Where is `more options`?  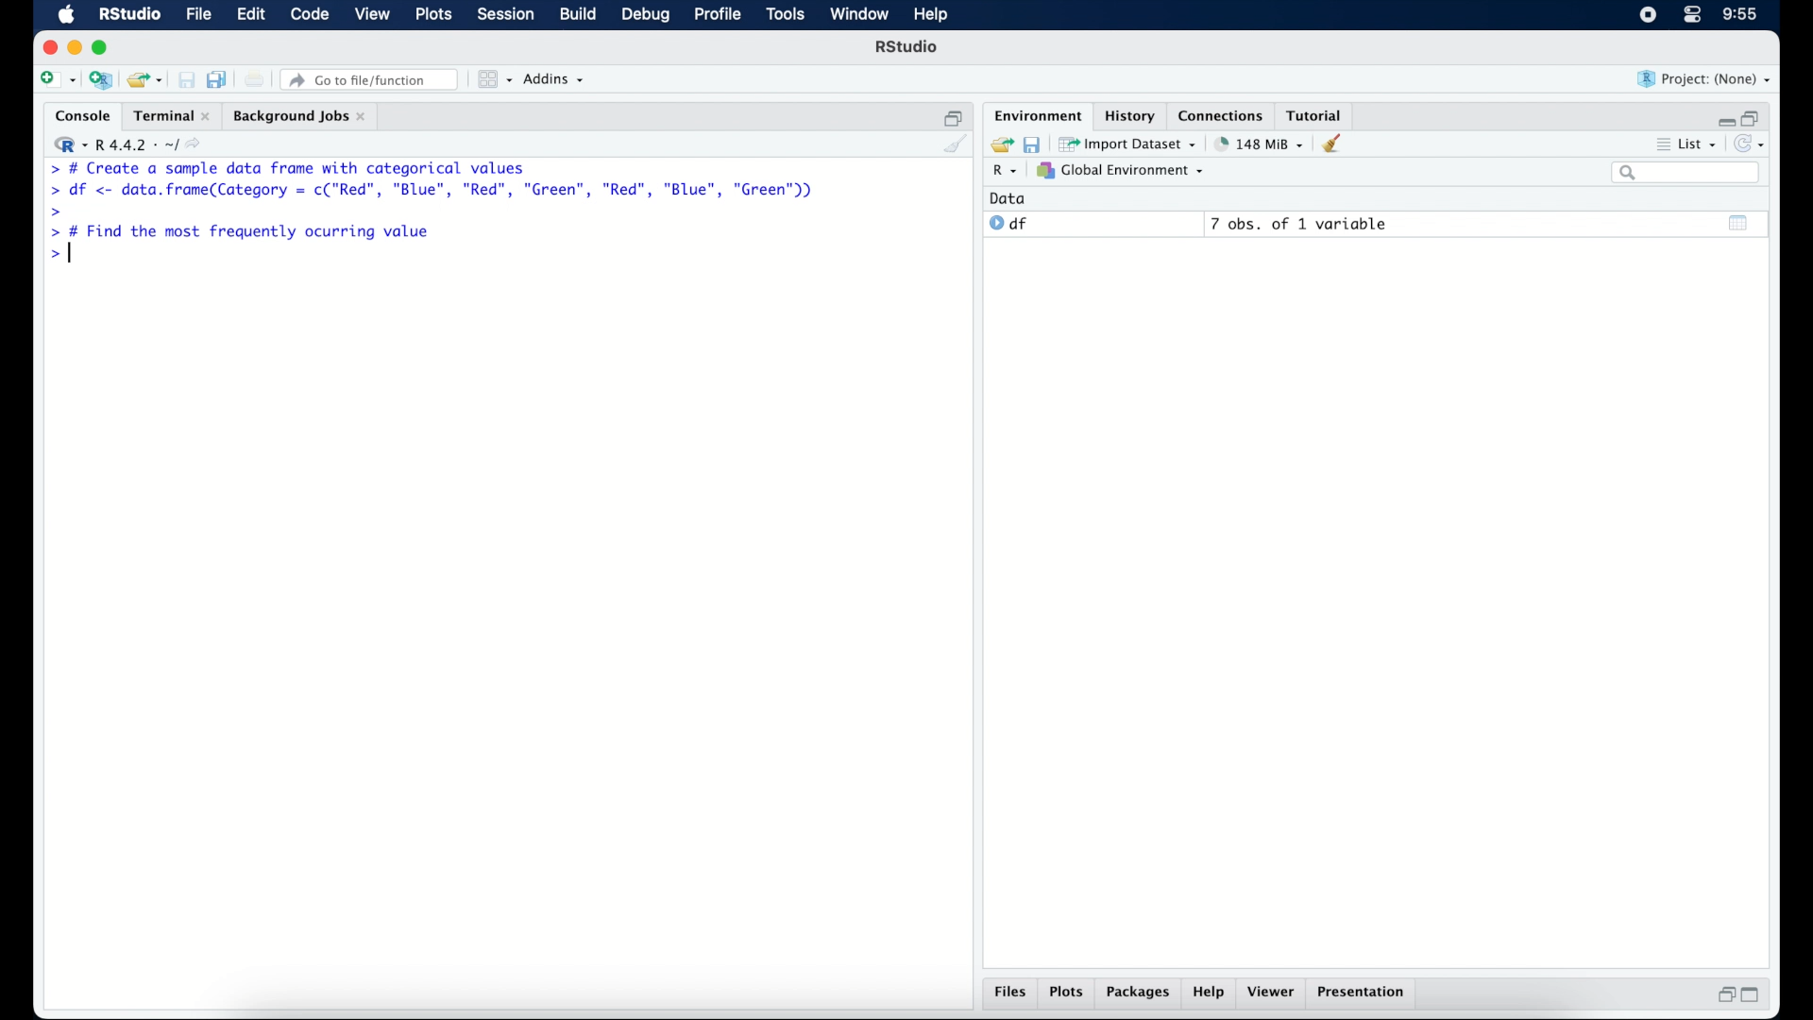 more options is located at coordinates (1660, 143).